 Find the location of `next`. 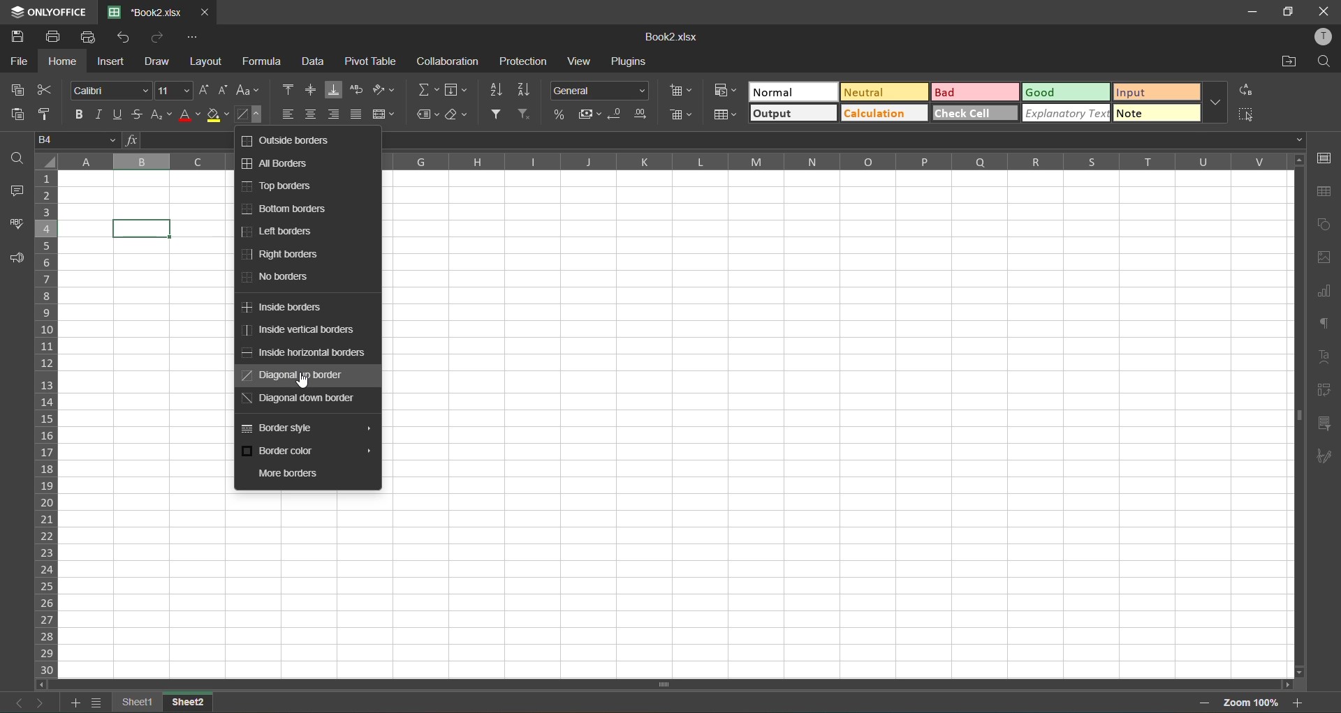

next is located at coordinates (41, 703).